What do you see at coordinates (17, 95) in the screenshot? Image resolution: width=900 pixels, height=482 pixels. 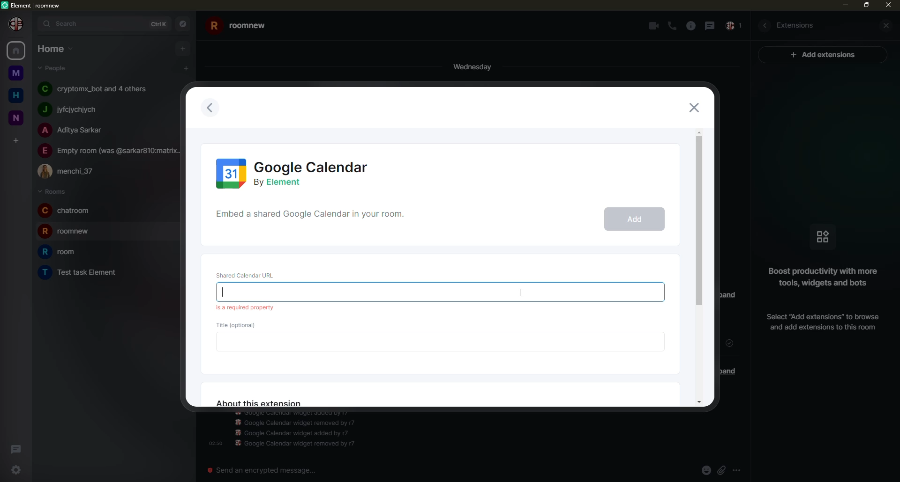 I see `home` at bounding box center [17, 95].